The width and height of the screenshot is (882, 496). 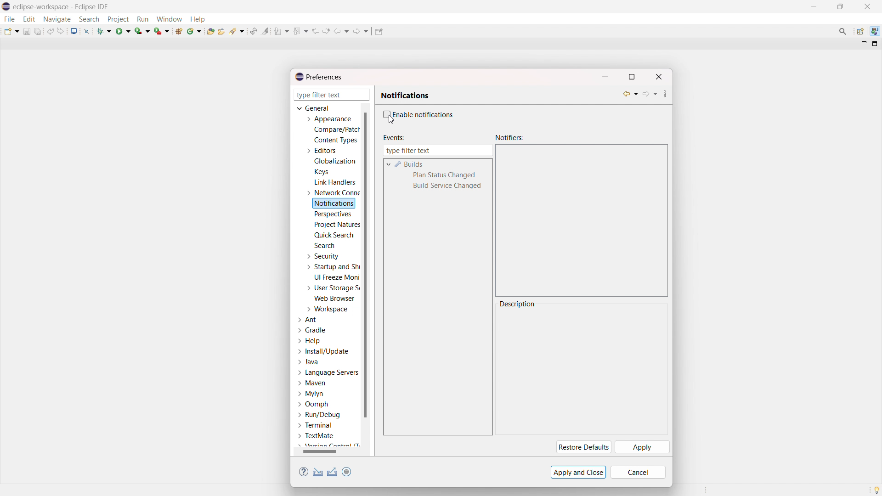 What do you see at coordinates (9, 19) in the screenshot?
I see `file` at bounding box center [9, 19].